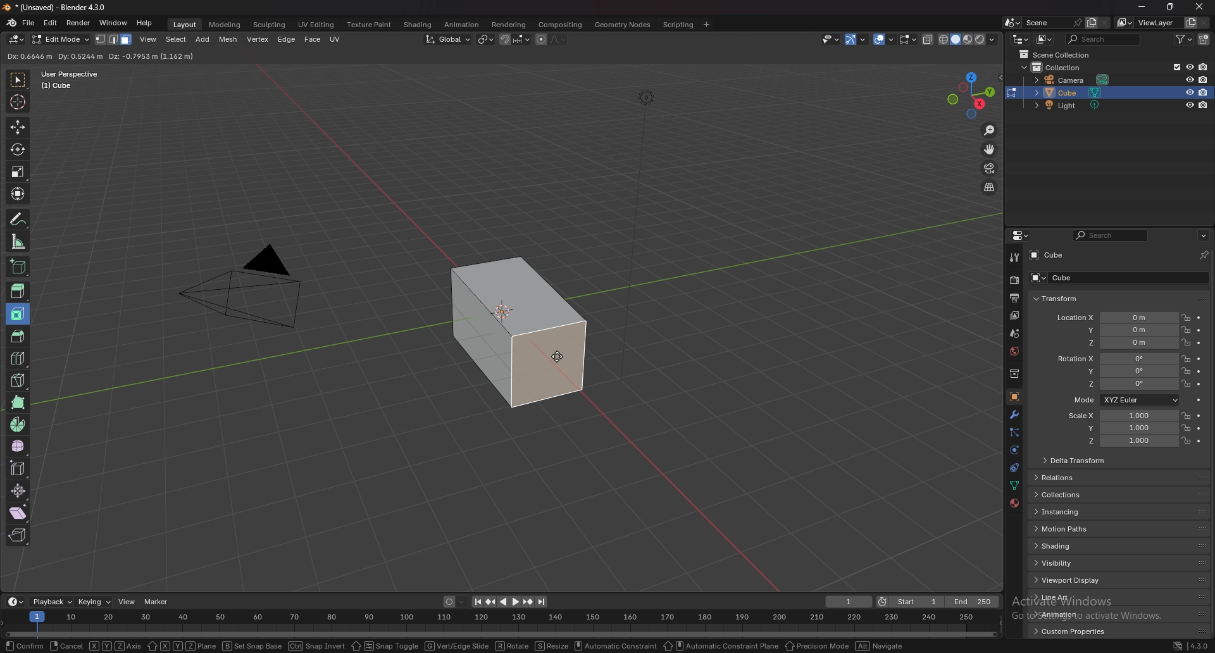  What do you see at coordinates (17, 127) in the screenshot?
I see `move` at bounding box center [17, 127].